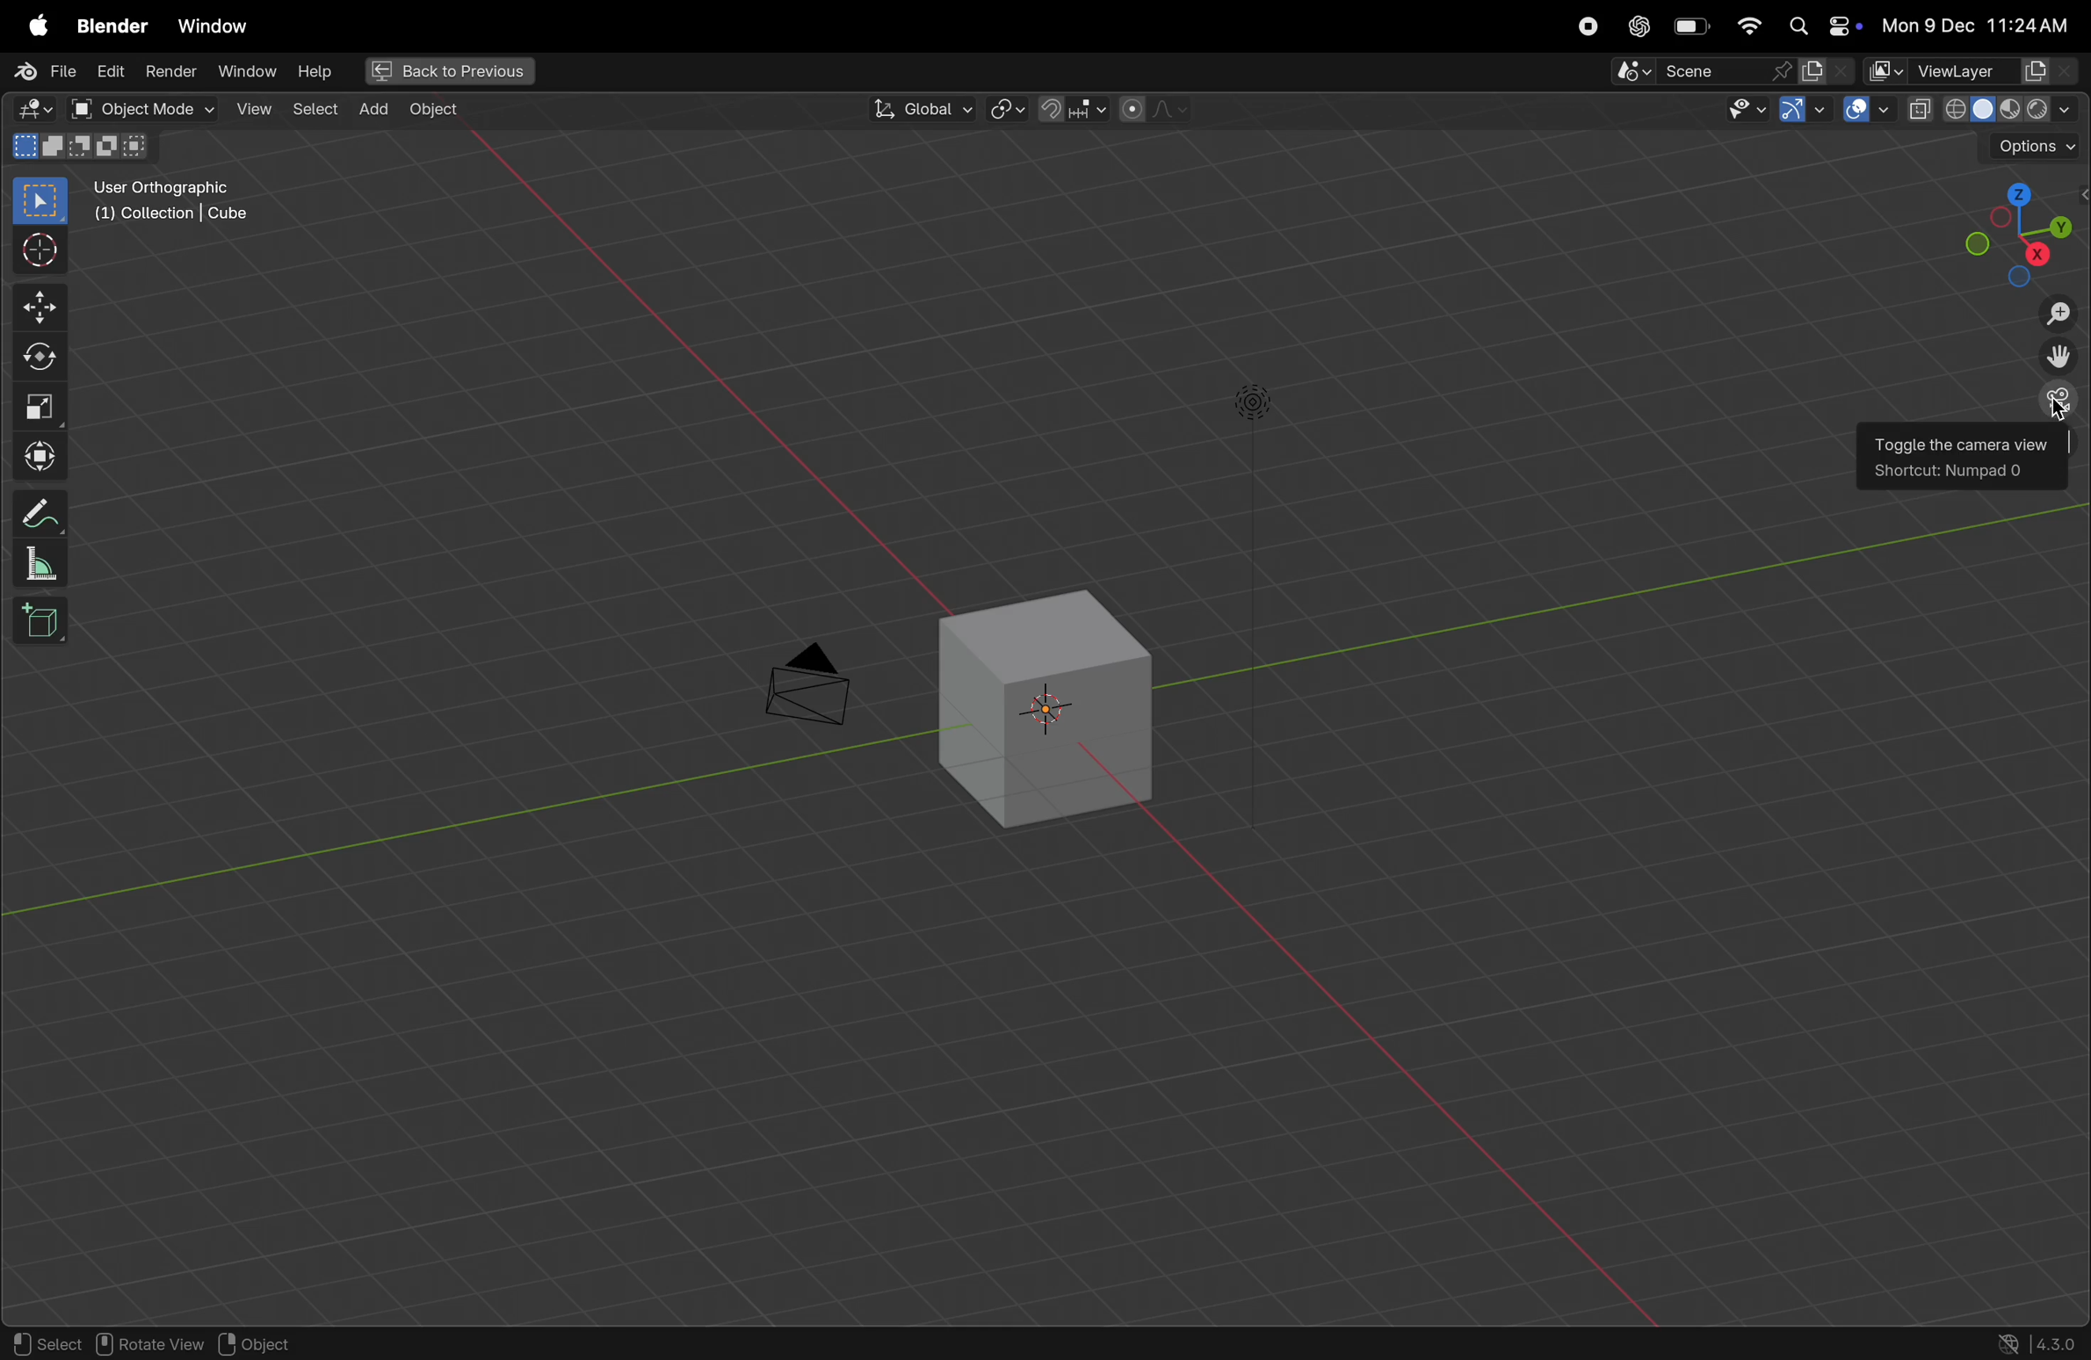 The height and width of the screenshot is (1360, 2091). What do you see at coordinates (2059, 358) in the screenshot?
I see `move the view` at bounding box center [2059, 358].